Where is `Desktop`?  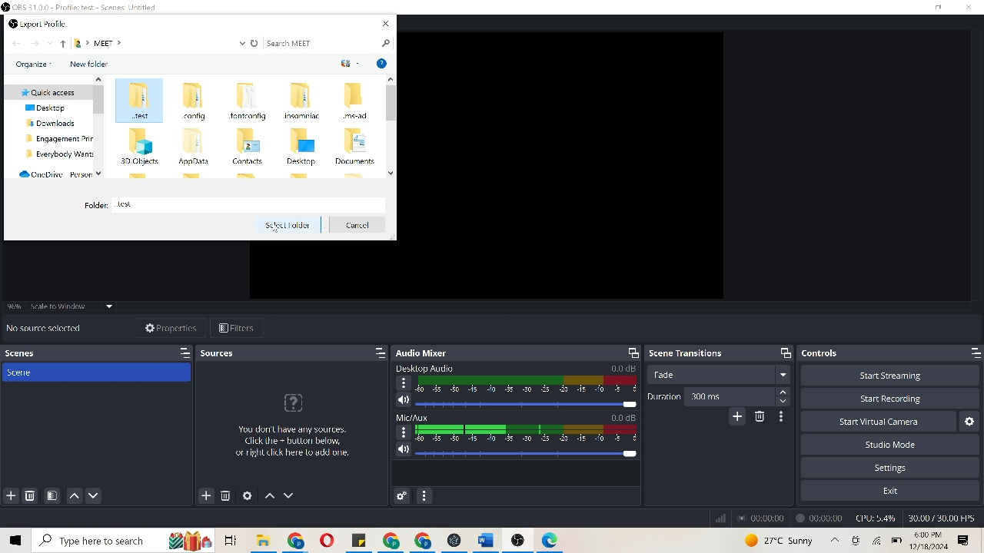
Desktop is located at coordinates (304, 147).